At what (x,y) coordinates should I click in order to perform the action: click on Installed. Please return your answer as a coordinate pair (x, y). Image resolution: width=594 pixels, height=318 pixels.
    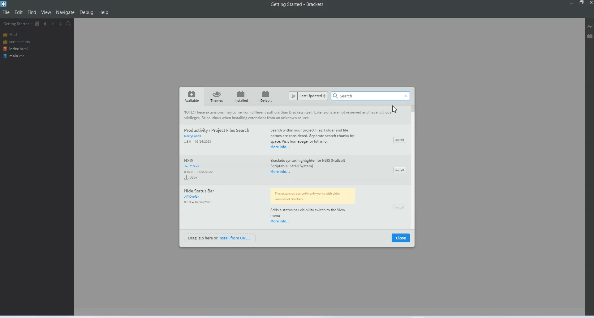
    Looking at the image, I should click on (240, 96).